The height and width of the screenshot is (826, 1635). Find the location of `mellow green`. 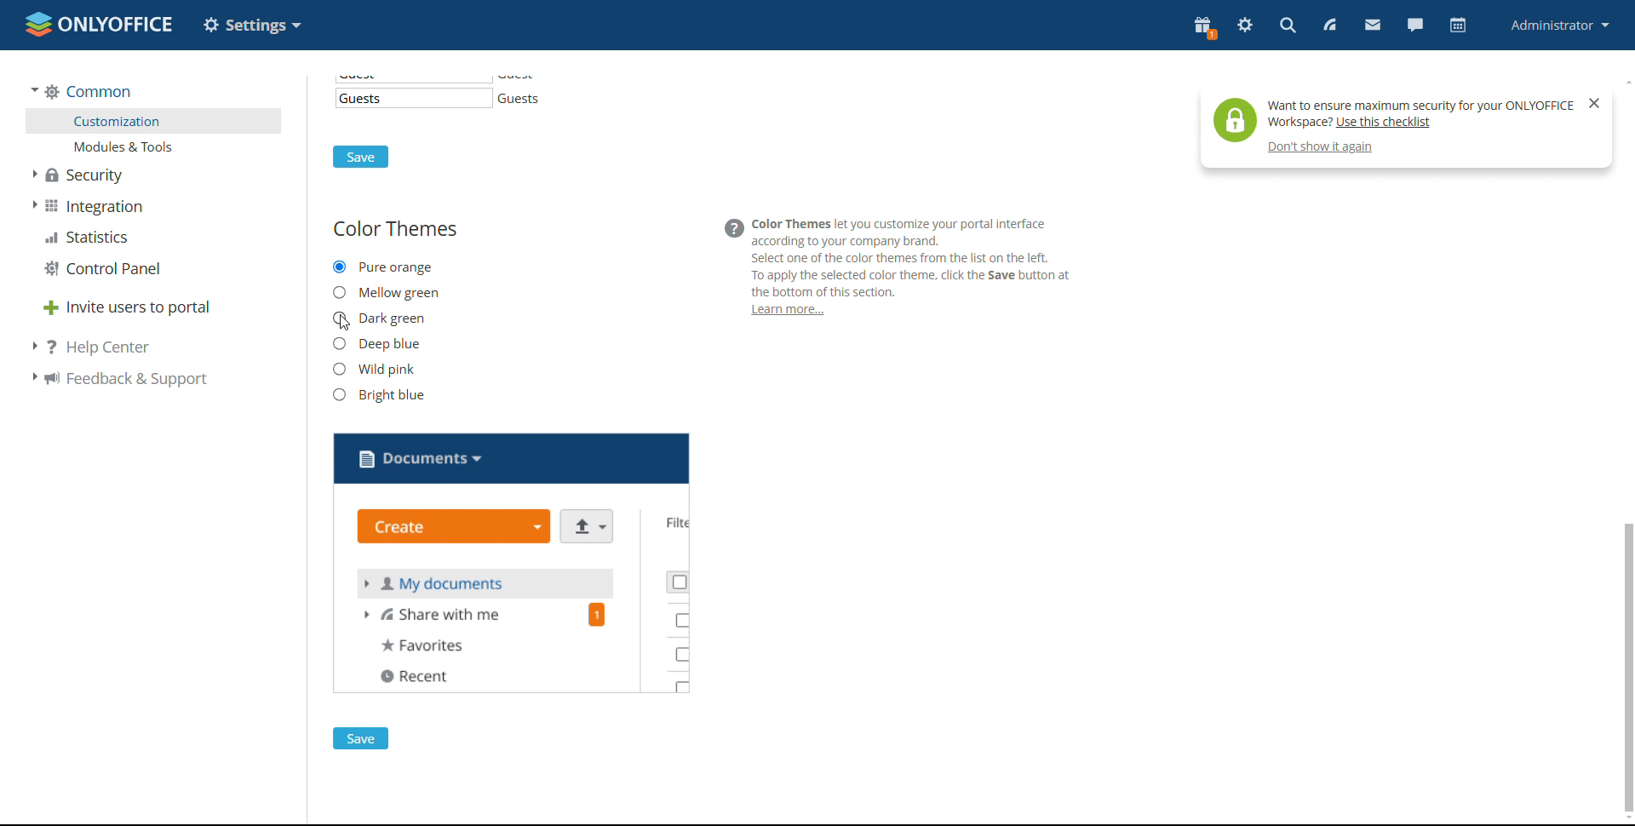

mellow green is located at coordinates (387, 293).